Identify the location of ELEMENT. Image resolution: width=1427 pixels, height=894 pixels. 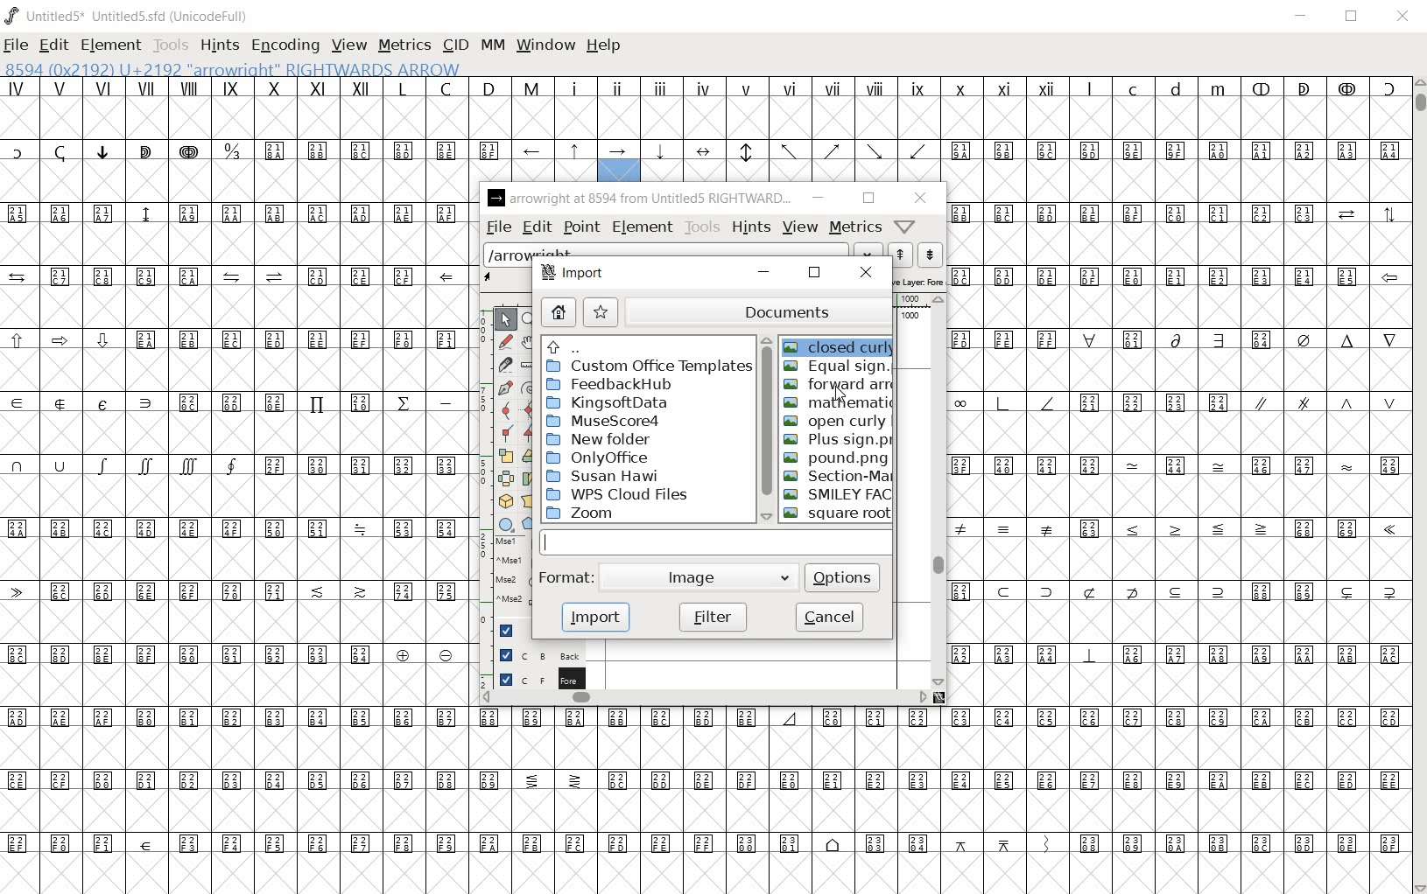
(112, 45).